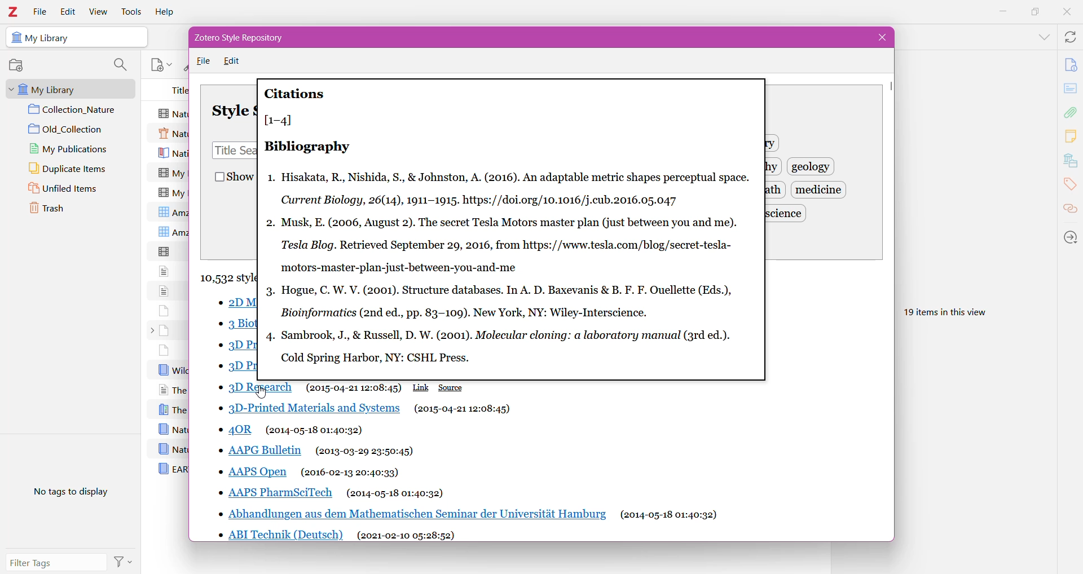 This screenshot has height=574, width=1083. I want to click on 1., so click(270, 180).